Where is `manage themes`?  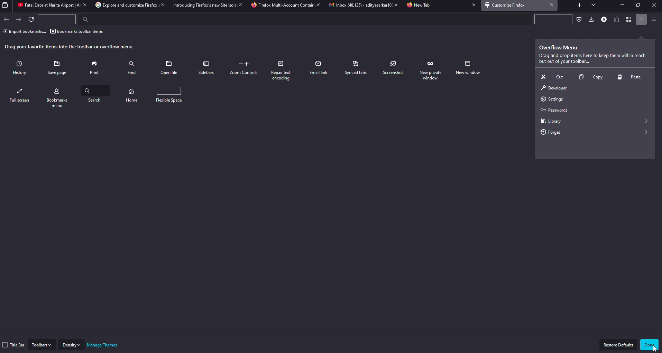
manage themes is located at coordinates (103, 345).